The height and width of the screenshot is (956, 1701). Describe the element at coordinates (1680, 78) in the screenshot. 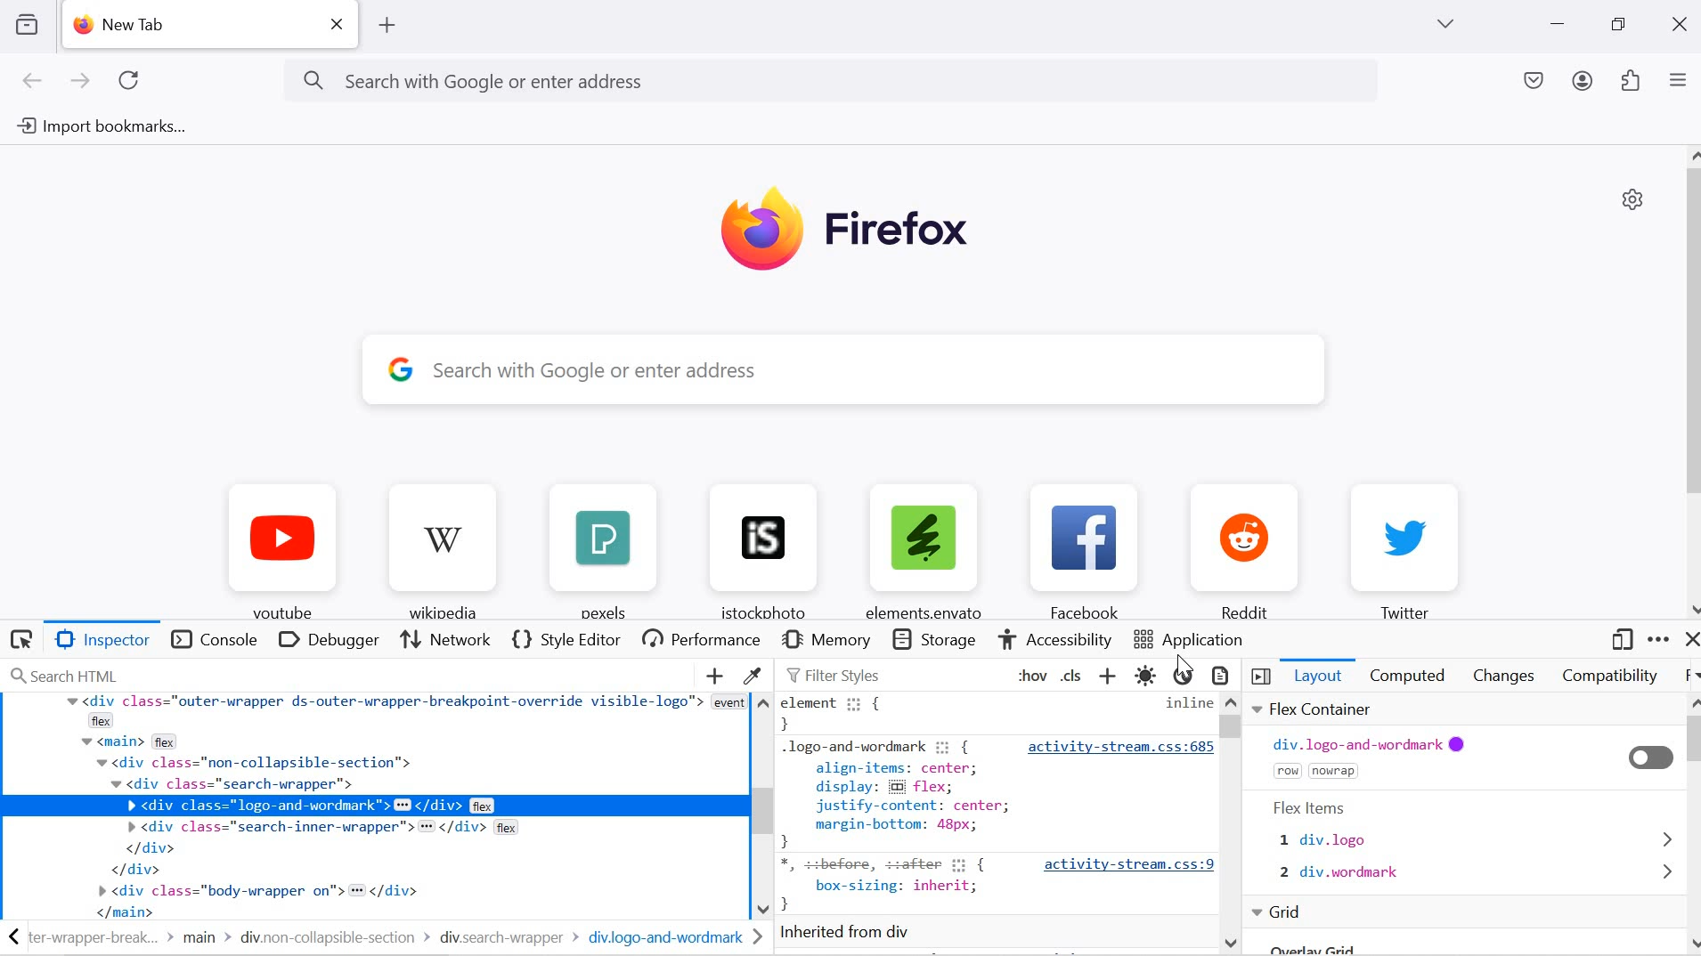

I see `open application menu` at that location.